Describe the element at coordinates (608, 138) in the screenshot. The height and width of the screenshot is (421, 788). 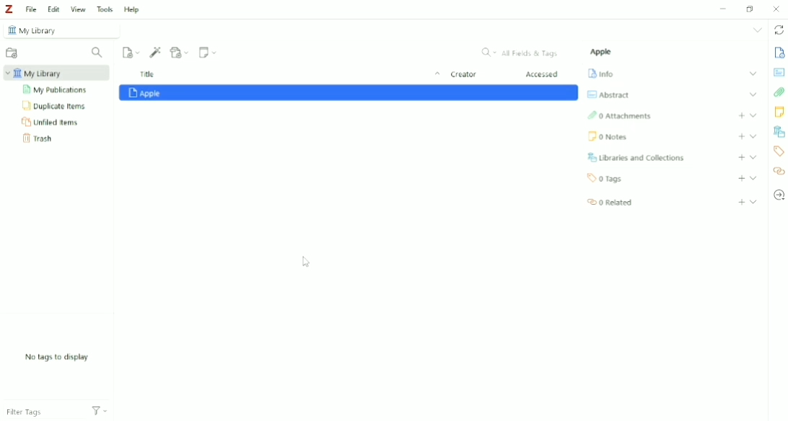
I see `Notes` at that location.